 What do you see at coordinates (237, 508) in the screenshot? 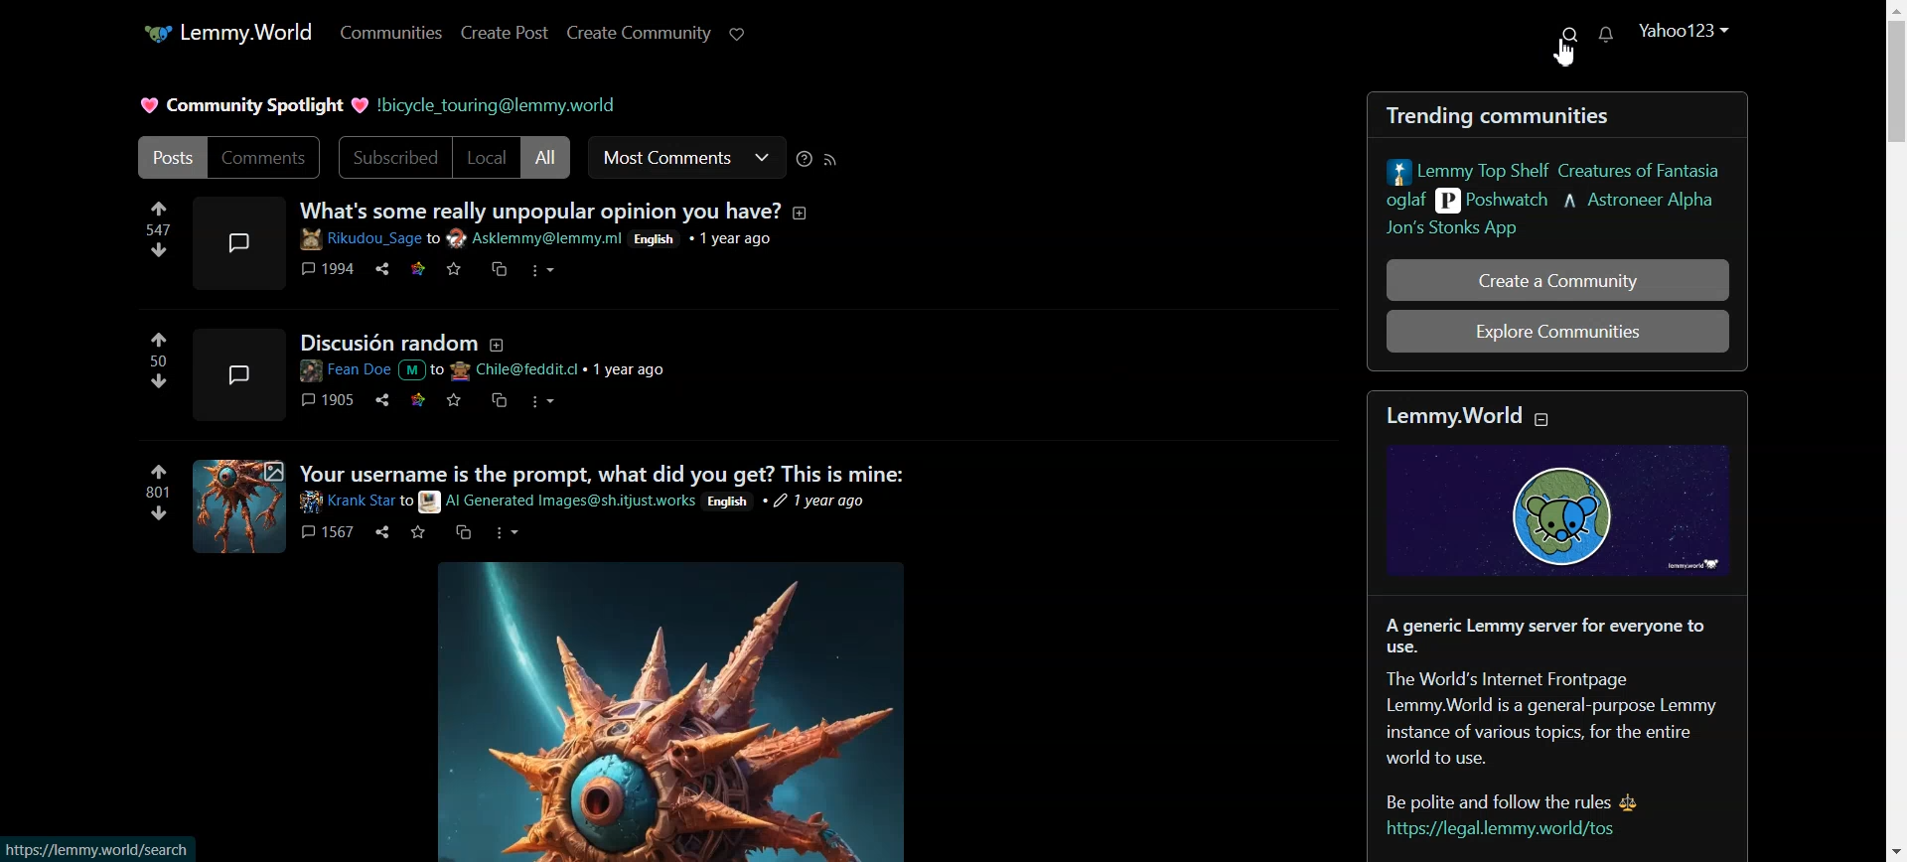
I see `Expand here` at bounding box center [237, 508].